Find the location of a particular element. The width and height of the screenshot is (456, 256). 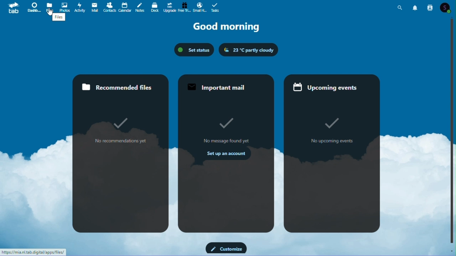

cursor is located at coordinates (51, 12).